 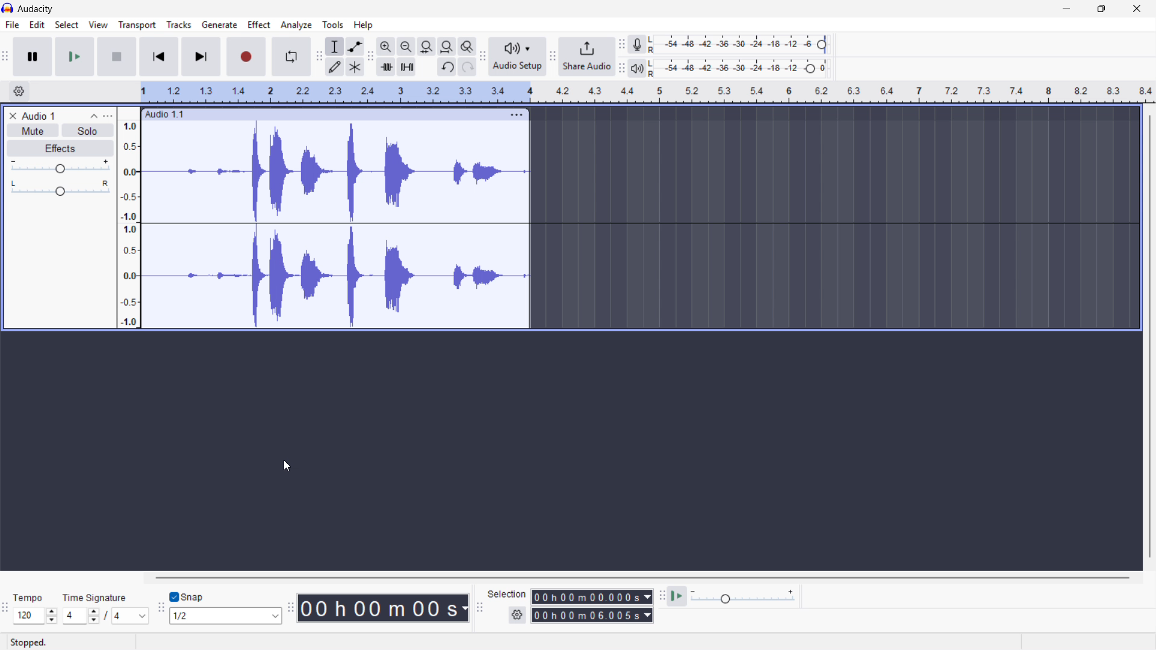 I want to click on Playback speed, so click(x=742, y=598).